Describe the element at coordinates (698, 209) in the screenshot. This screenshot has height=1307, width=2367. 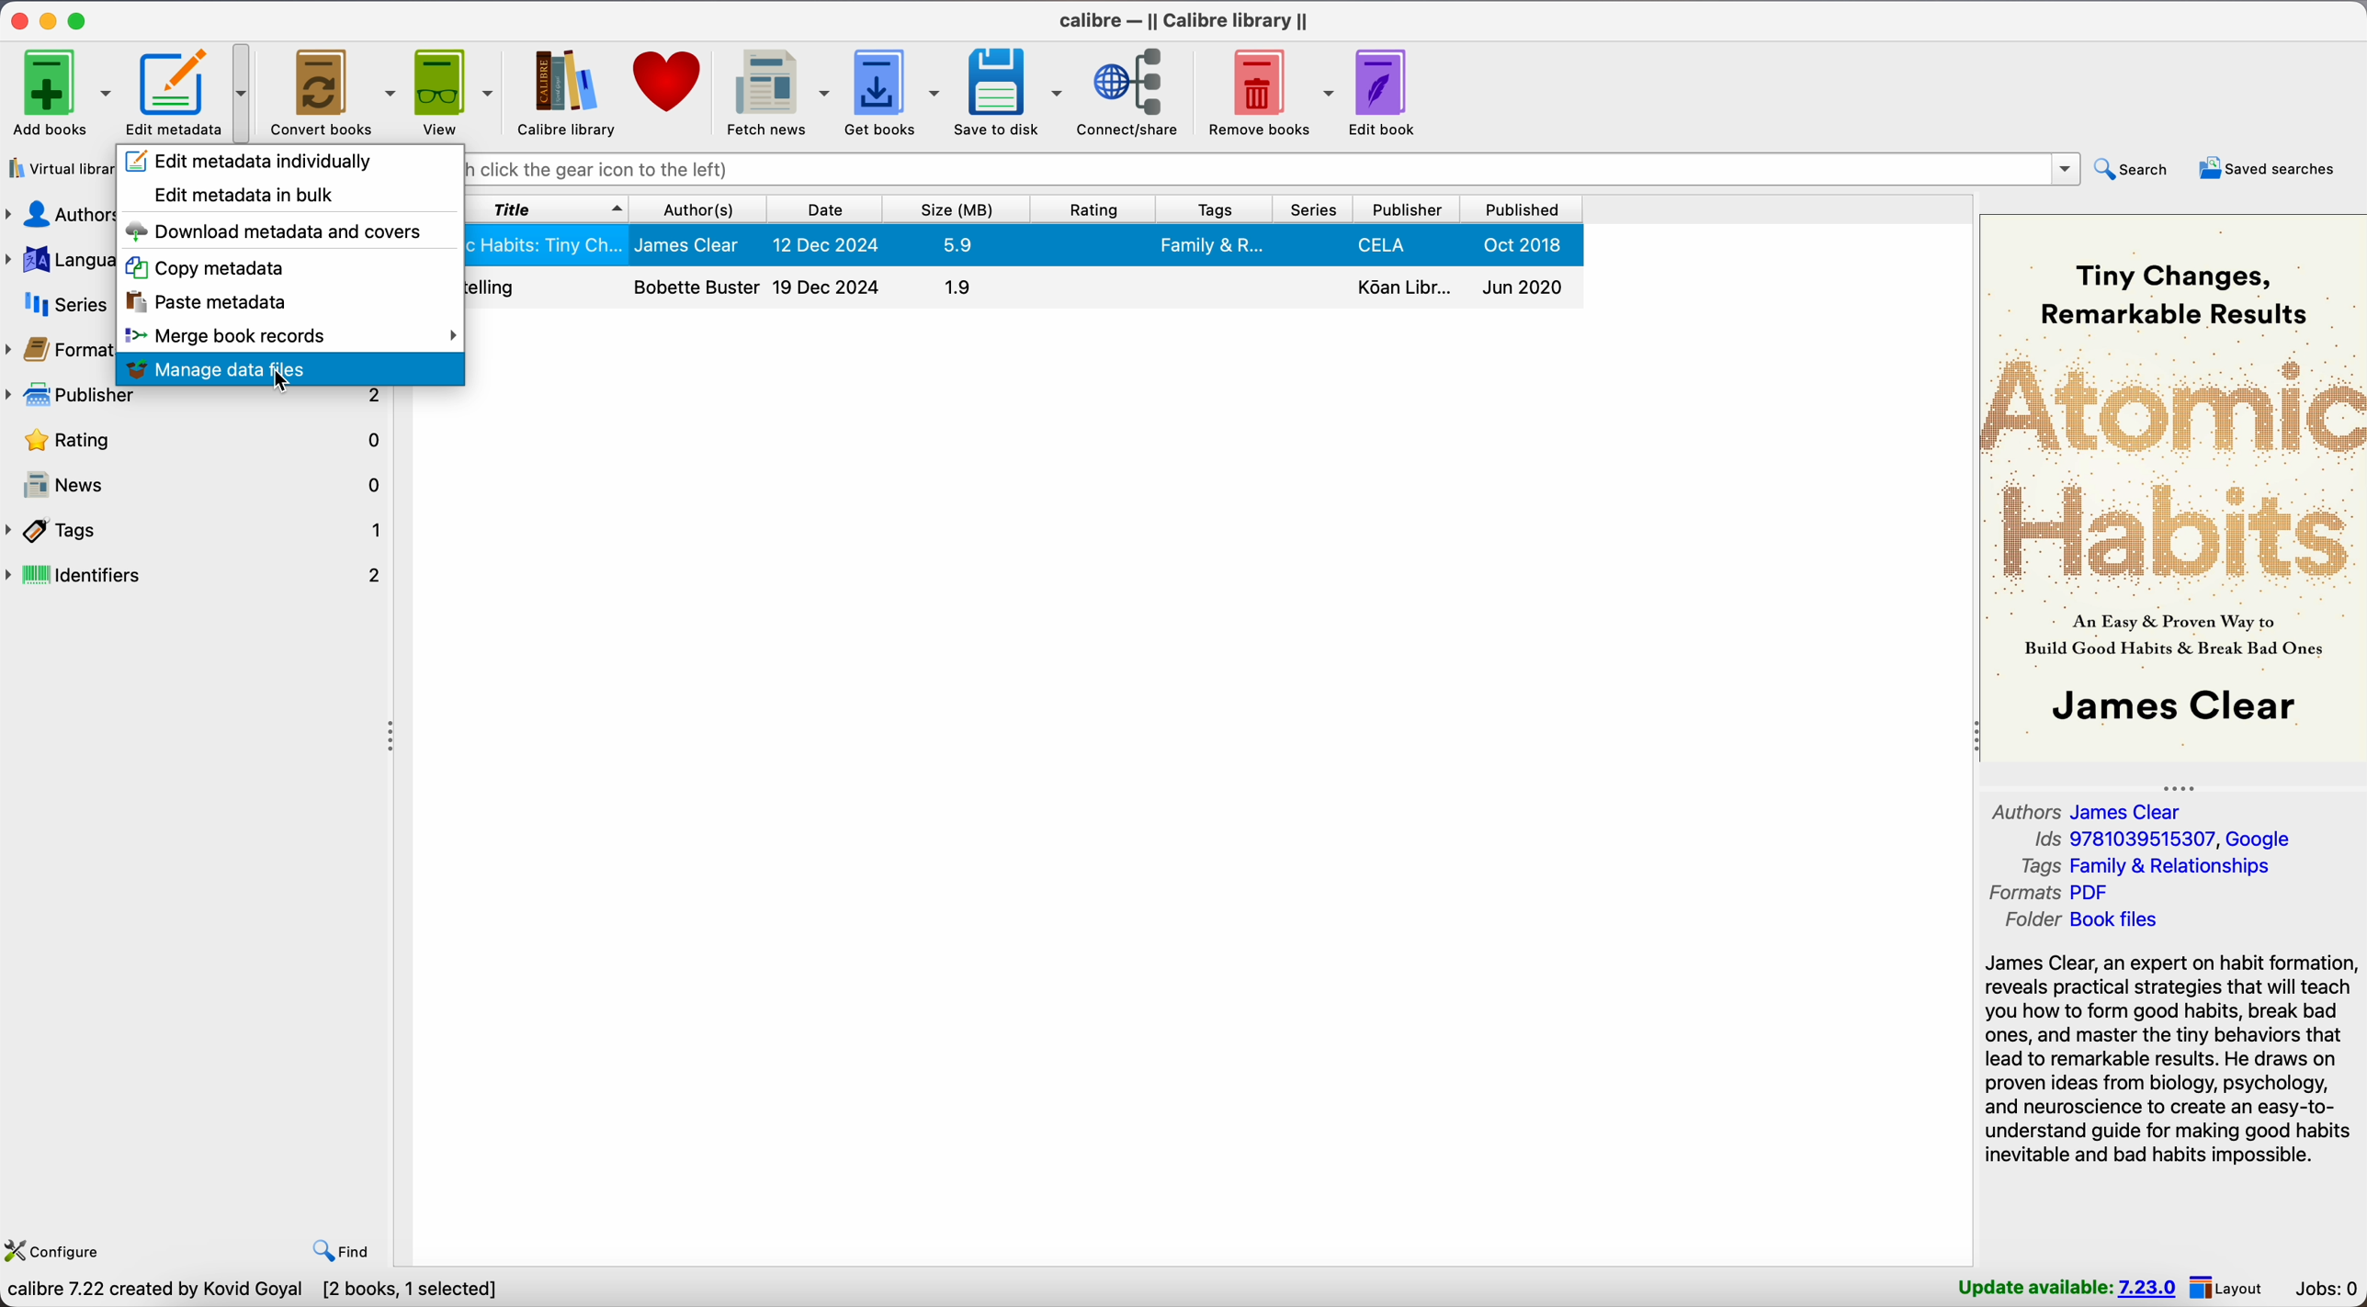
I see `author(s)` at that location.